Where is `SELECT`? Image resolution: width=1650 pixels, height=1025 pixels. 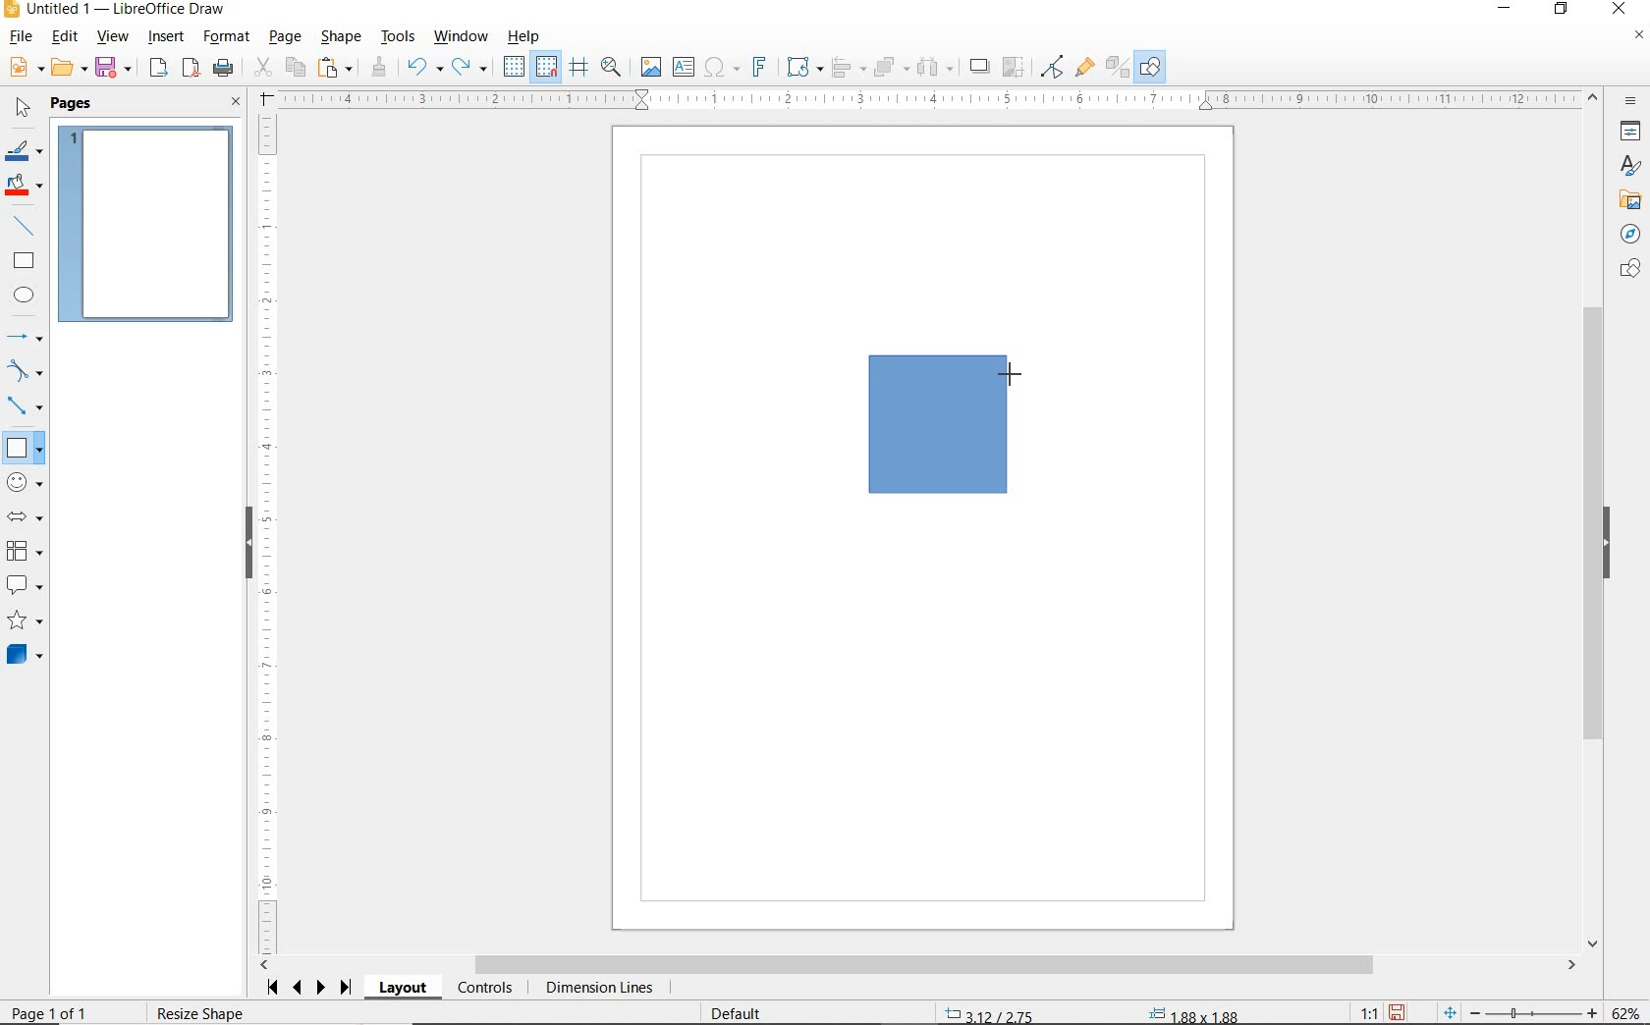 SELECT is located at coordinates (21, 111).